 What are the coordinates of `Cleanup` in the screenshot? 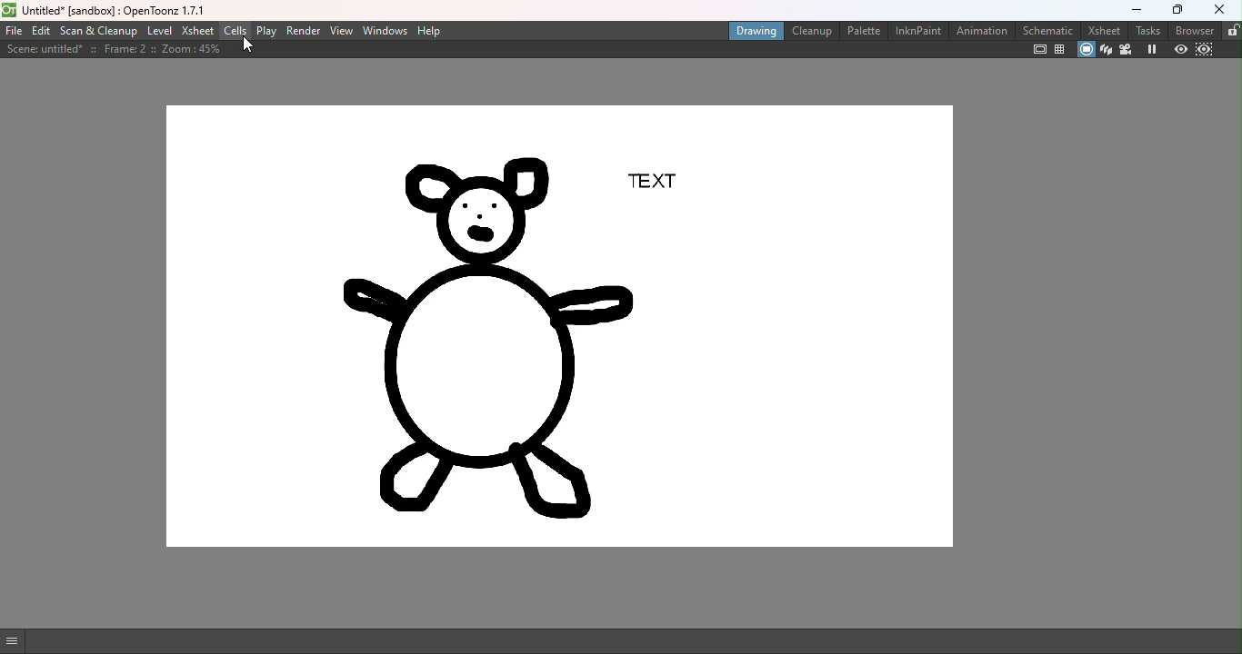 It's located at (810, 31).